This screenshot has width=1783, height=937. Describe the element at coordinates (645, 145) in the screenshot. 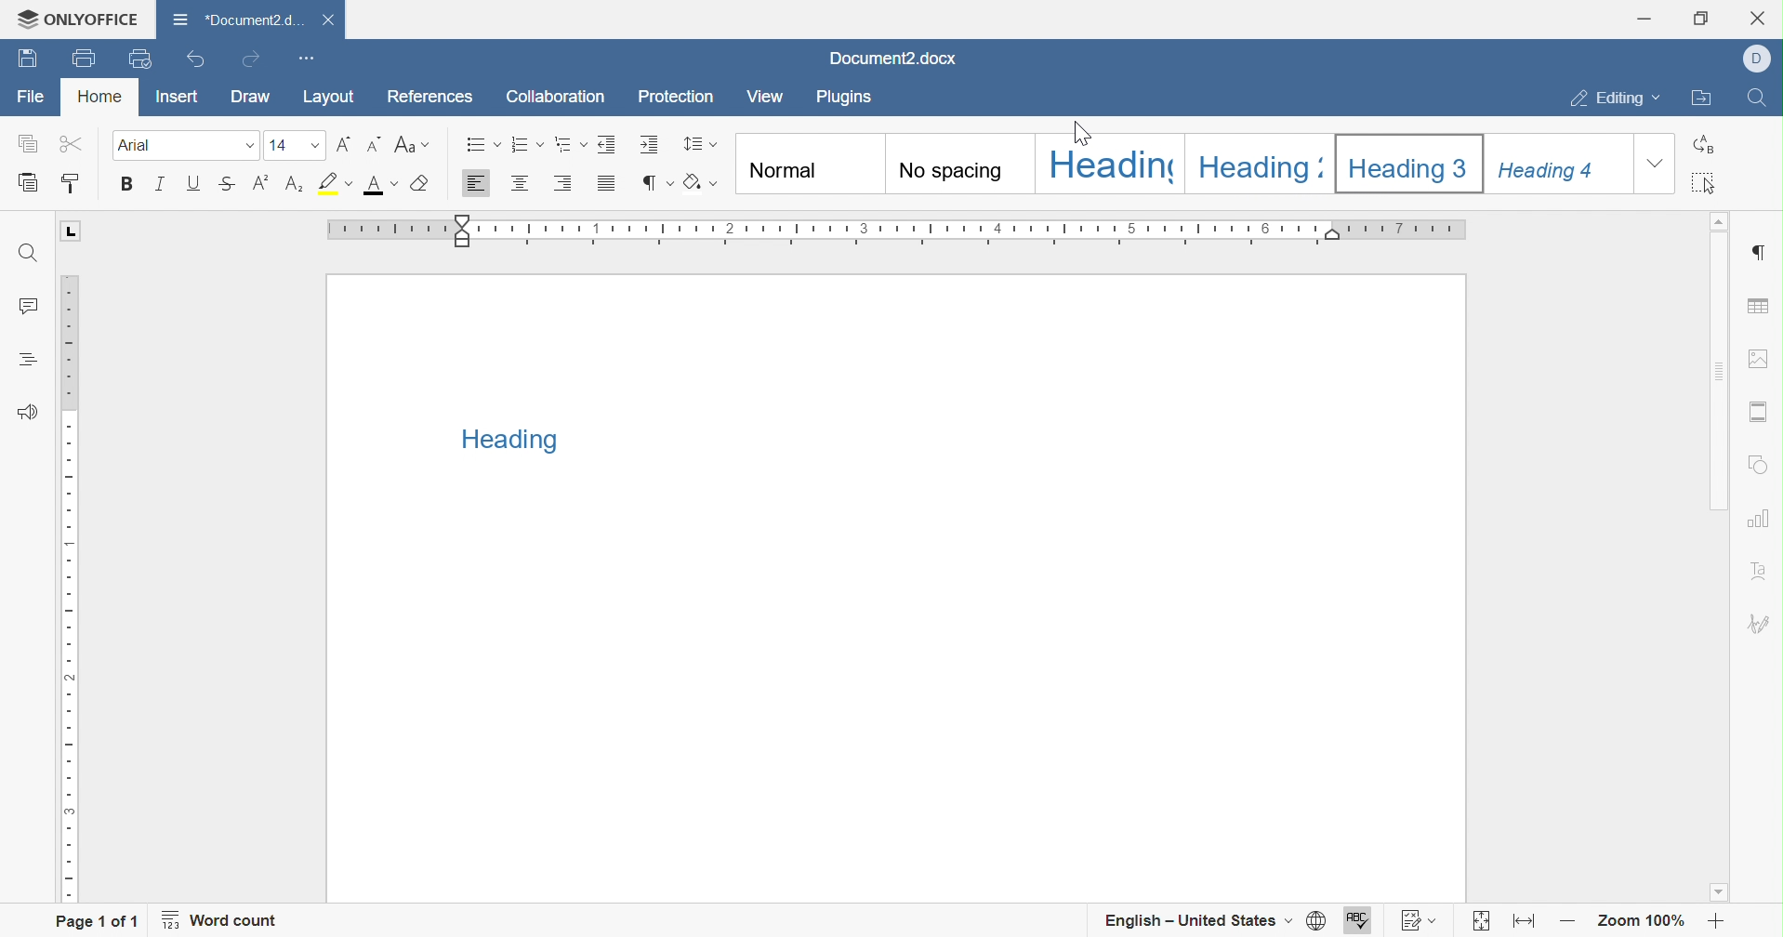

I see `Increase Indent` at that location.